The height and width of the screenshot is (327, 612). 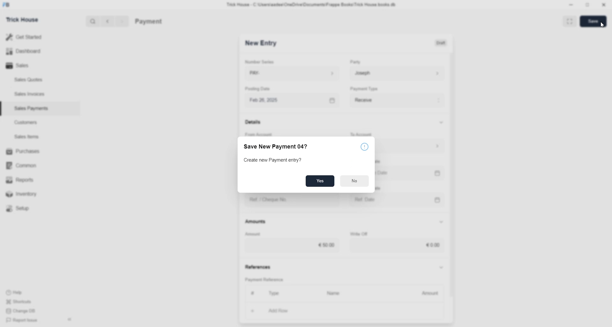 What do you see at coordinates (274, 147) in the screenshot?
I see `Save New Payment 04?` at bounding box center [274, 147].